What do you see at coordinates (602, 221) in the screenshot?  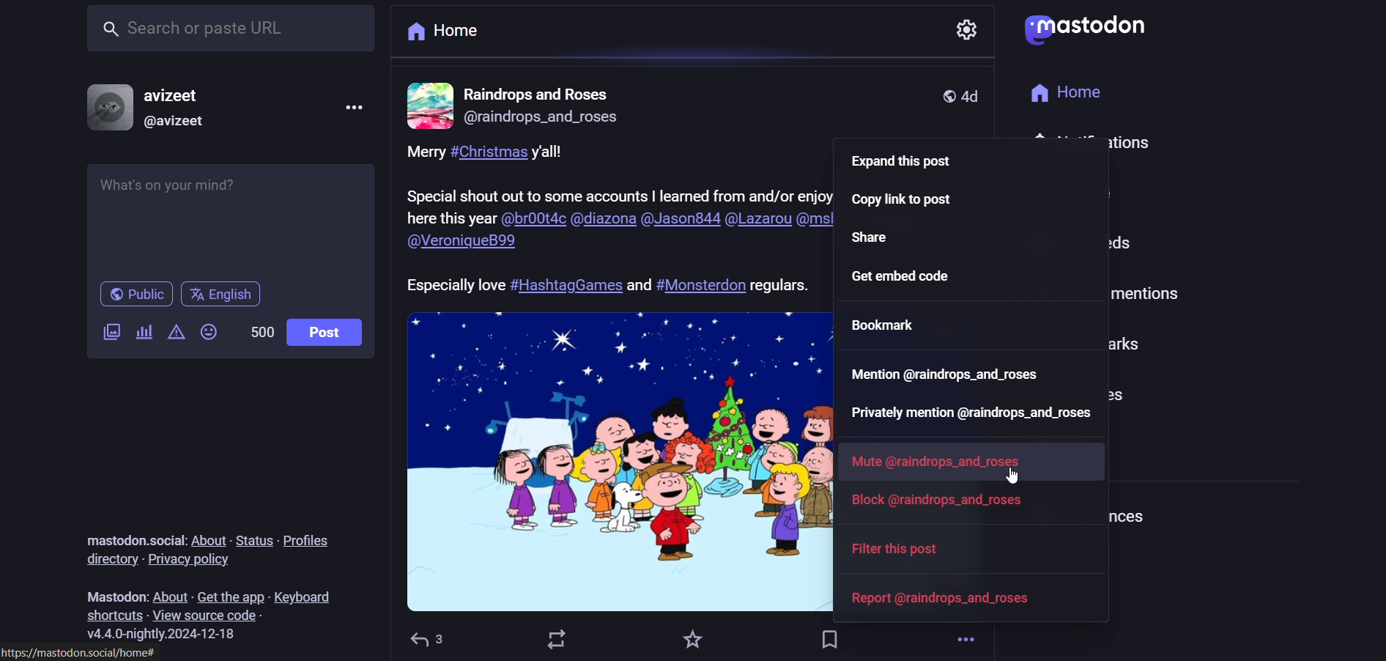 I see `@diazona` at bounding box center [602, 221].